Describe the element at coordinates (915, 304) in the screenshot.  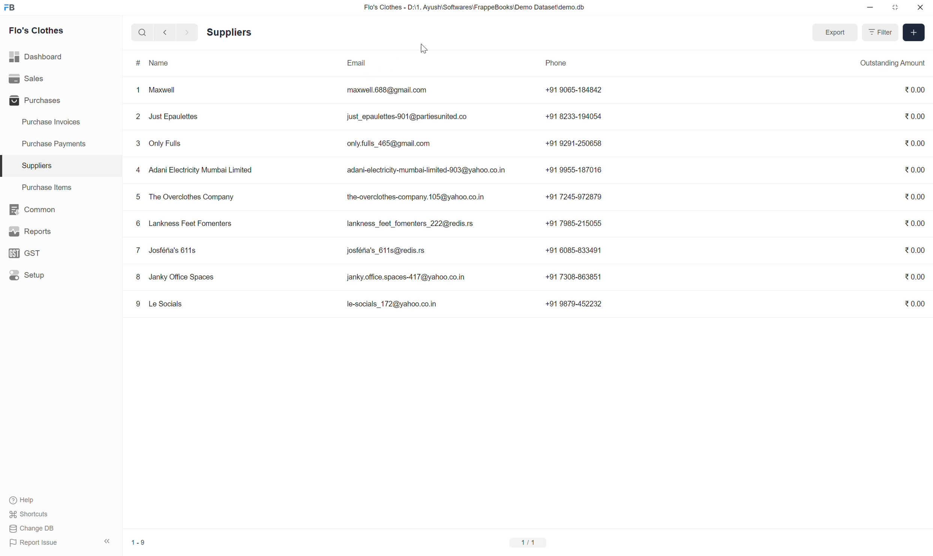
I see `0.00` at that location.